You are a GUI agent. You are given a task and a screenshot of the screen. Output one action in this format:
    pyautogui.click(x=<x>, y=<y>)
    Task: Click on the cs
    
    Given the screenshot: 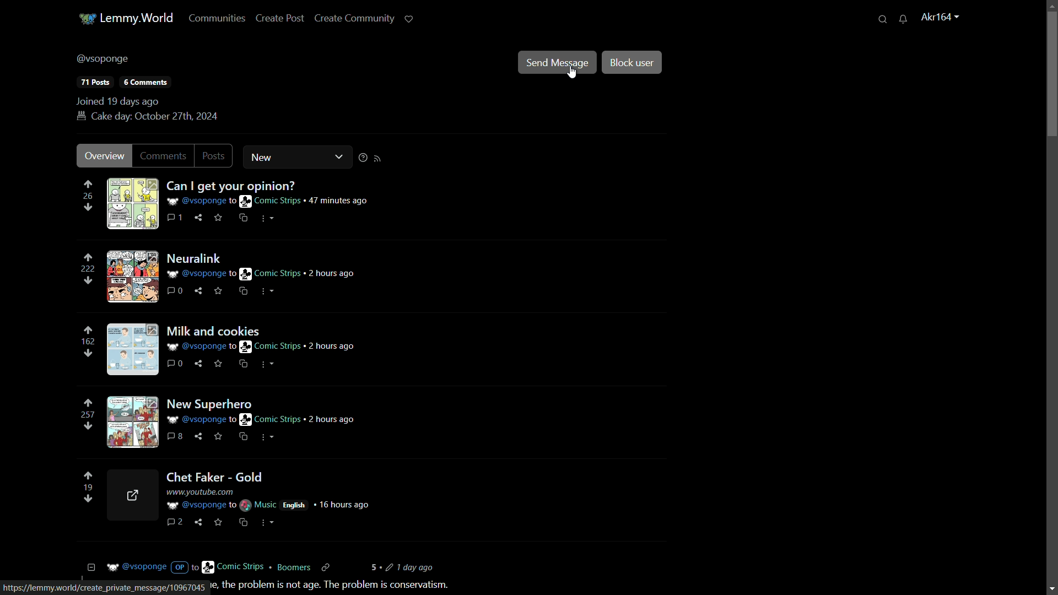 What is the action you would take?
    pyautogui.click(x=243, y=521)
    